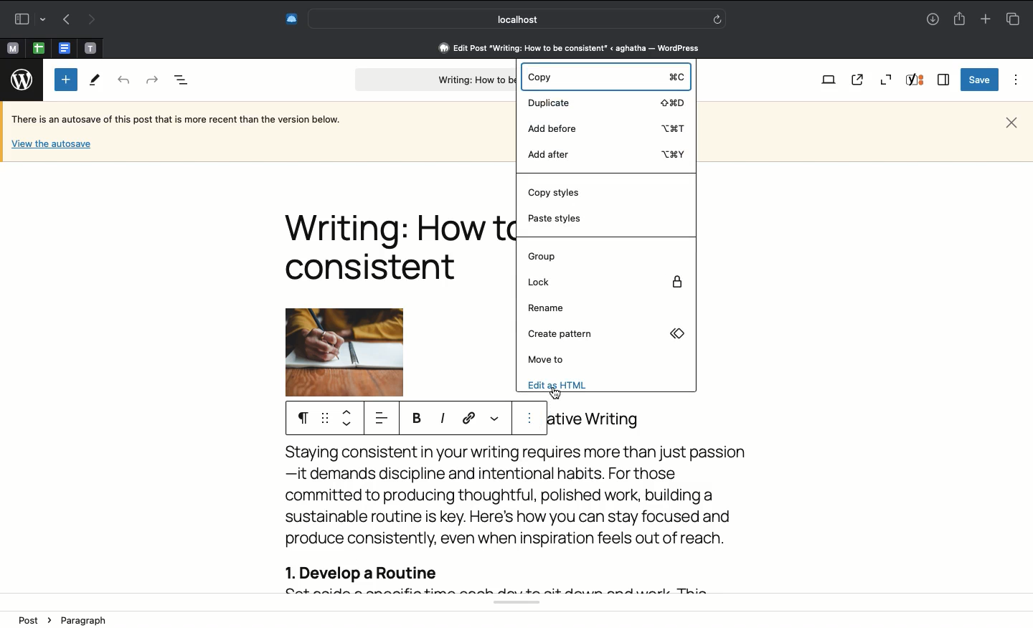  Describe the element at coordinates (299, 417) in the screenshot. I see `Paragraph` at that location.